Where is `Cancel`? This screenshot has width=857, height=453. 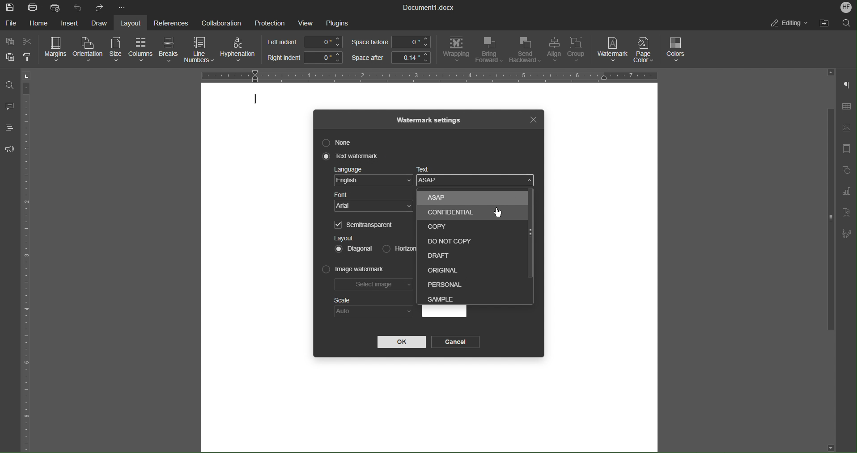
Cancel is located at coordinates (457, 342).